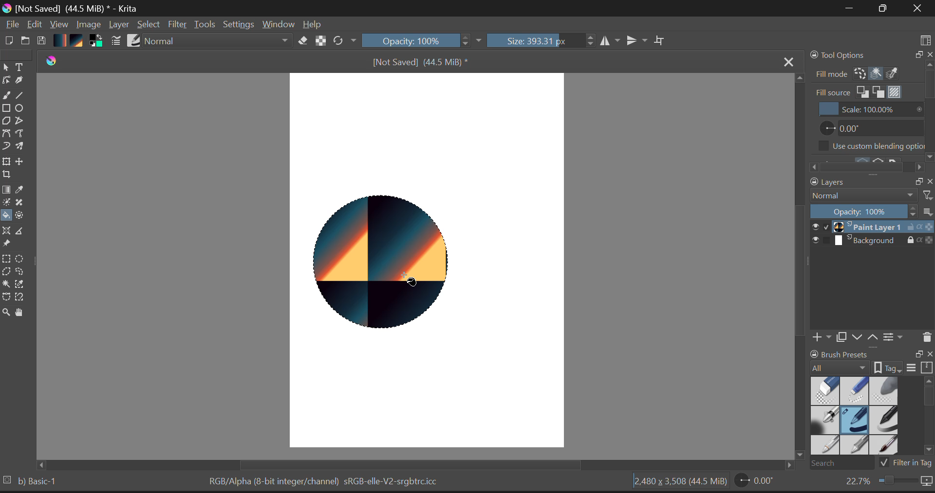  What do you see at coordinates (20, 67) in the screenshot?
I see `Text` at bounding box center [20, 67].